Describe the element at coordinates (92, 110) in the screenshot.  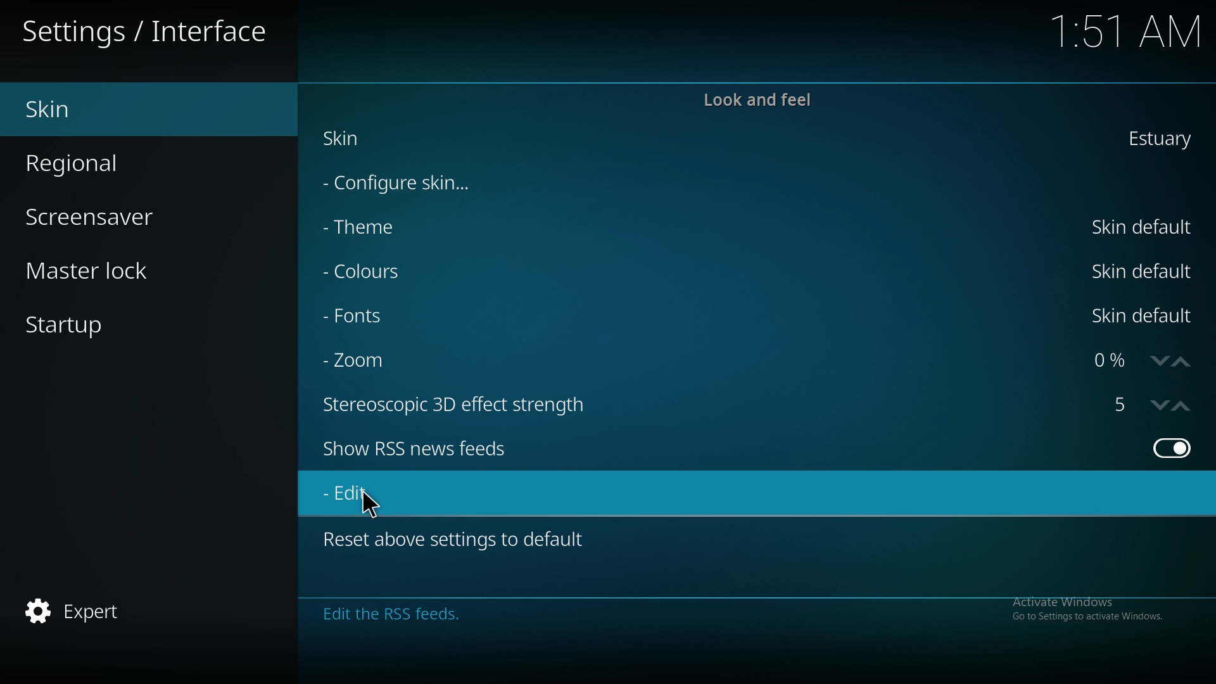
I see `skin` at that location.